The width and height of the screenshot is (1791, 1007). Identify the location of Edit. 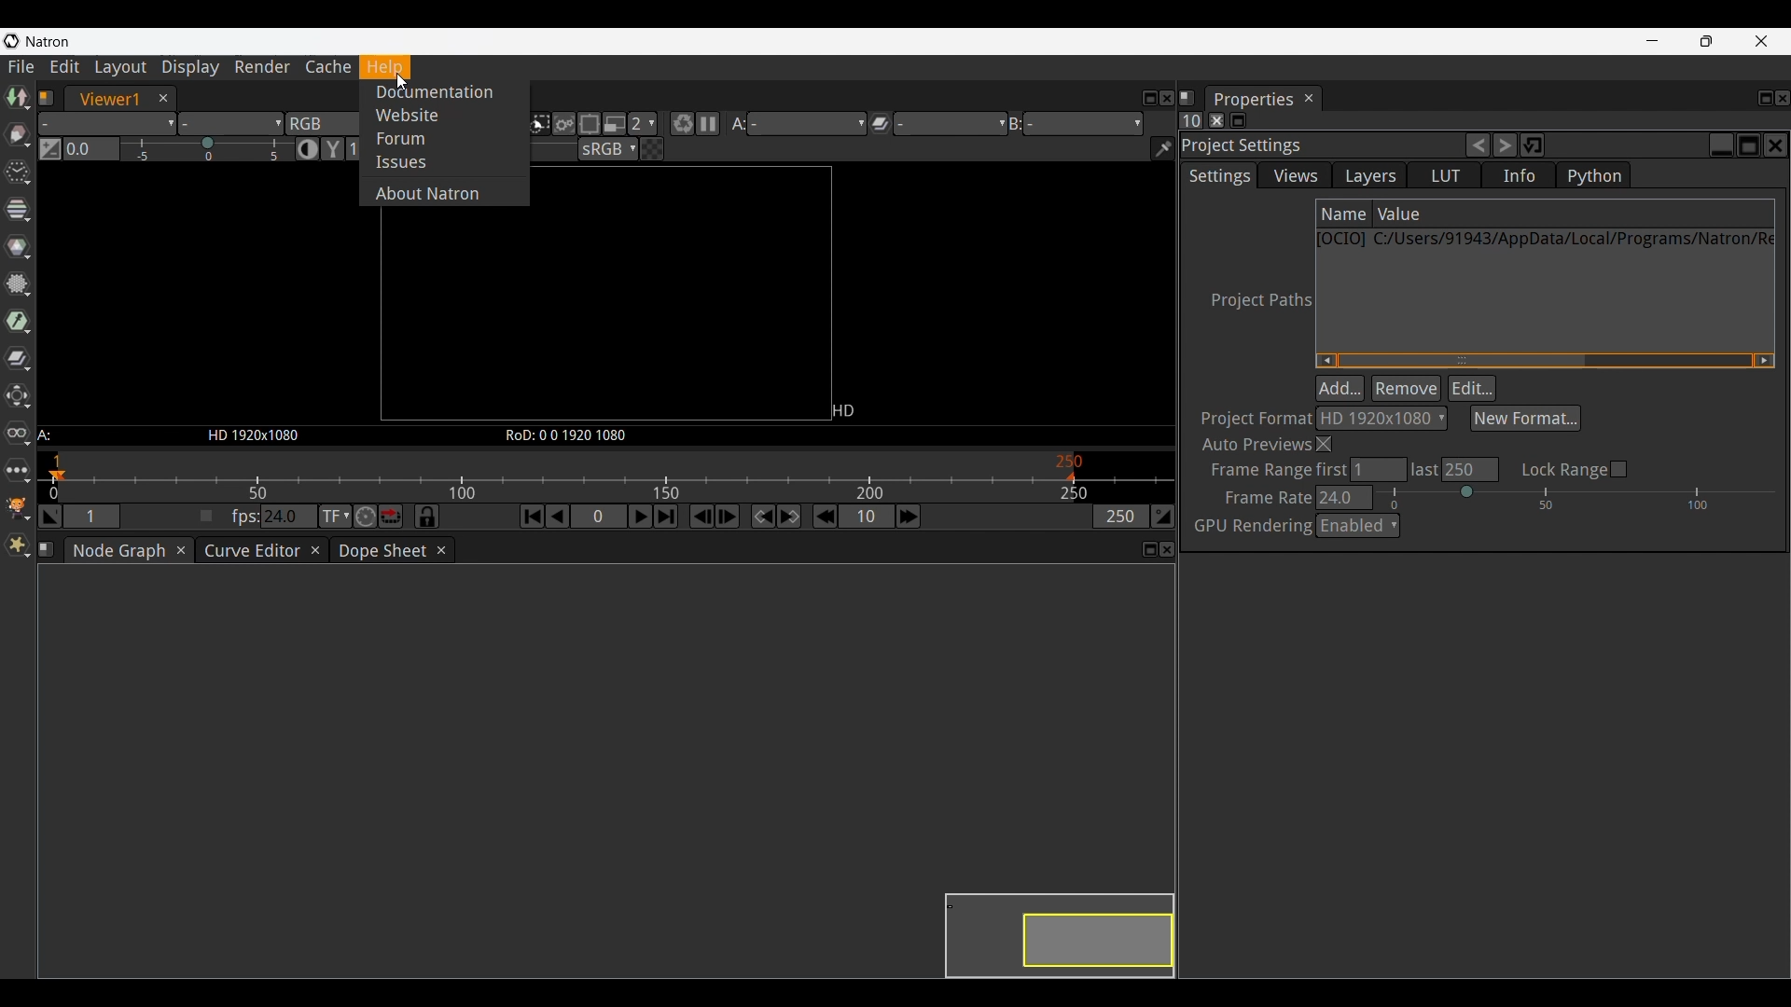
(1472, 388).